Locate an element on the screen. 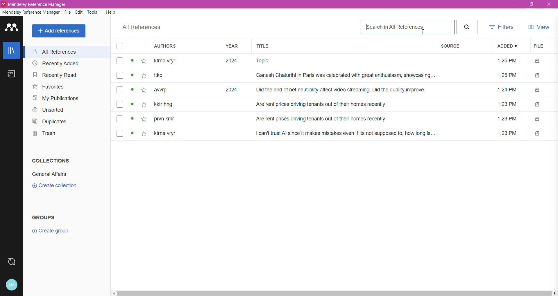  collections is located at coordinates (49, 161).